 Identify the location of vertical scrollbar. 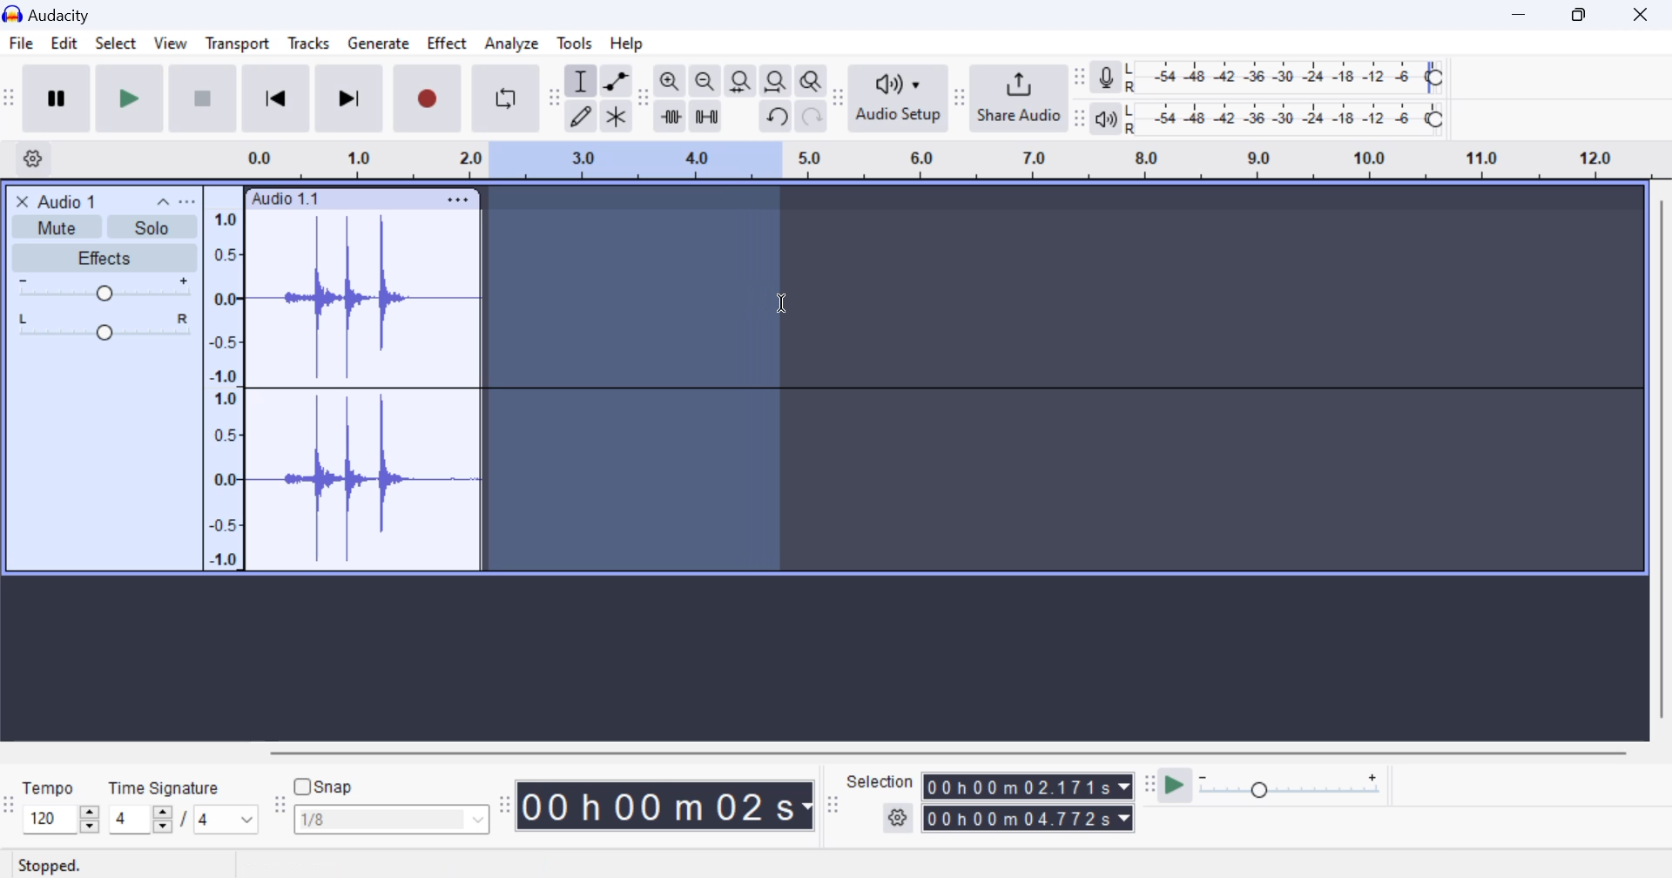
(1660, 466).